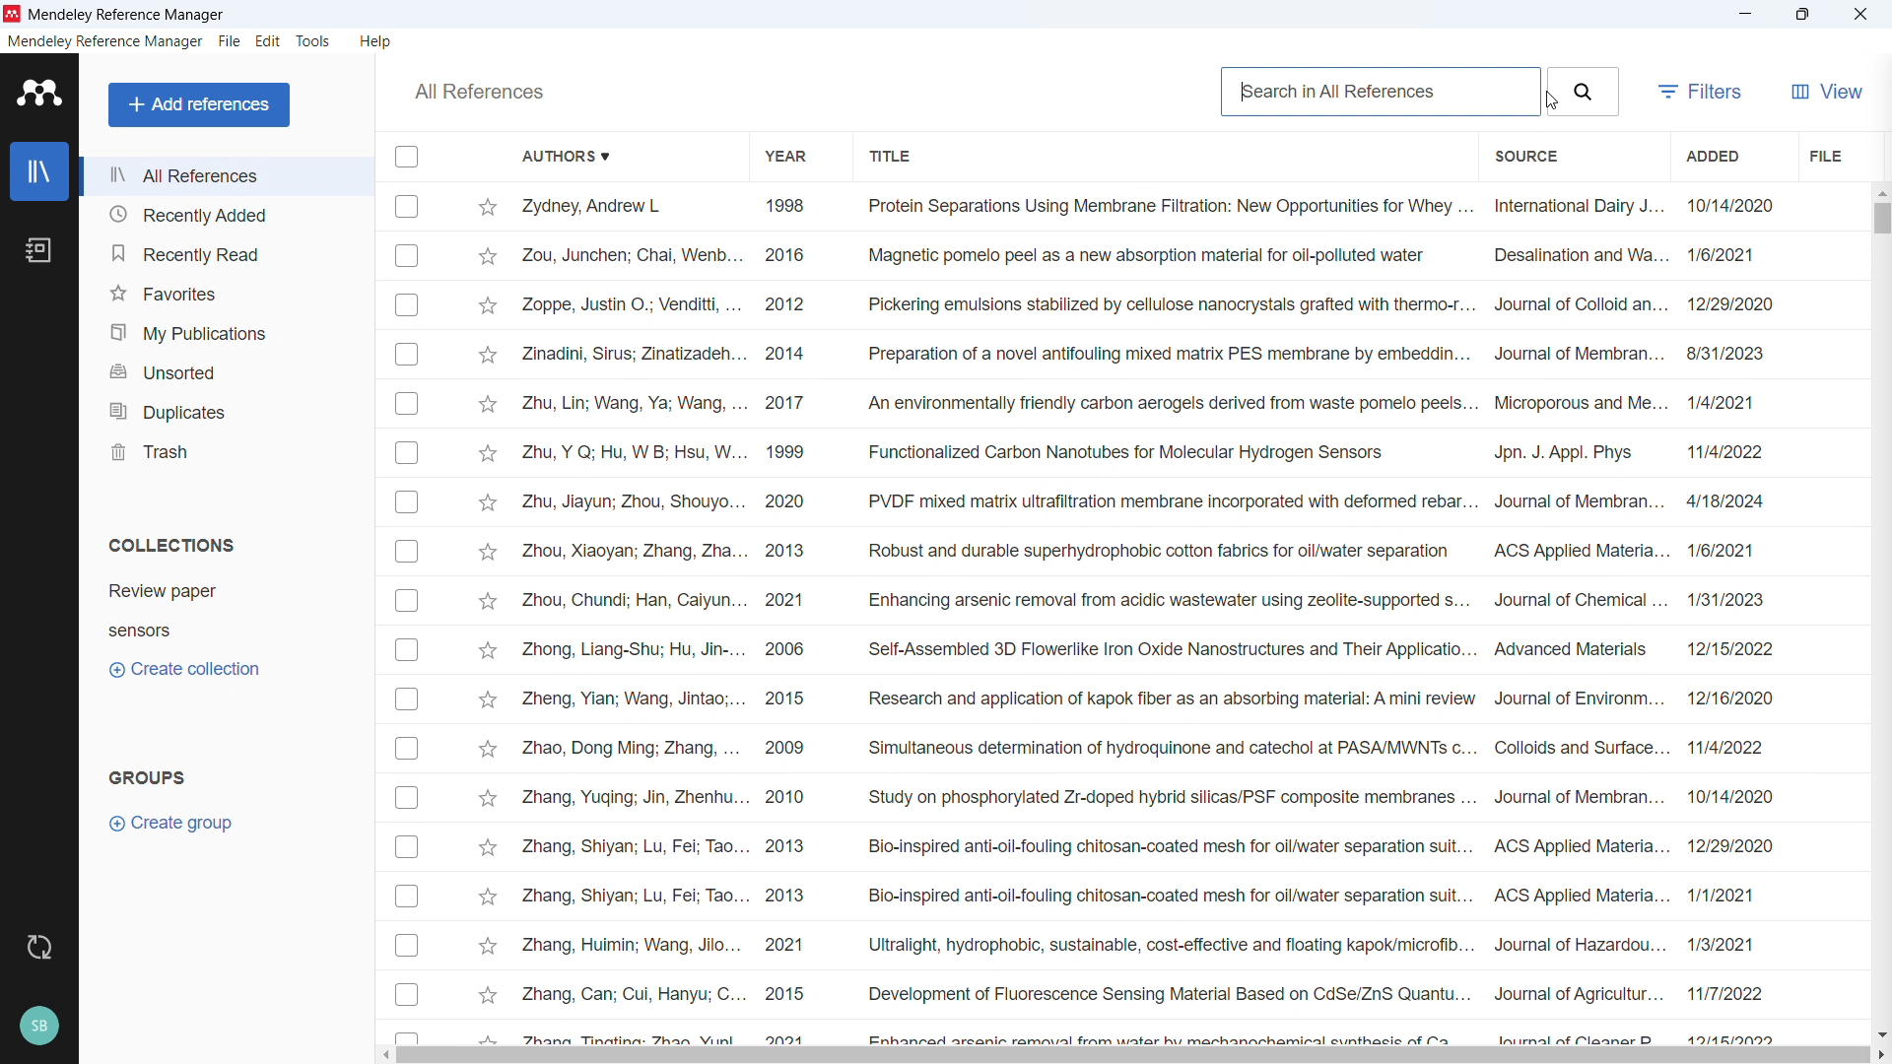  I want to click on Sort by authors , so click(562, 155).